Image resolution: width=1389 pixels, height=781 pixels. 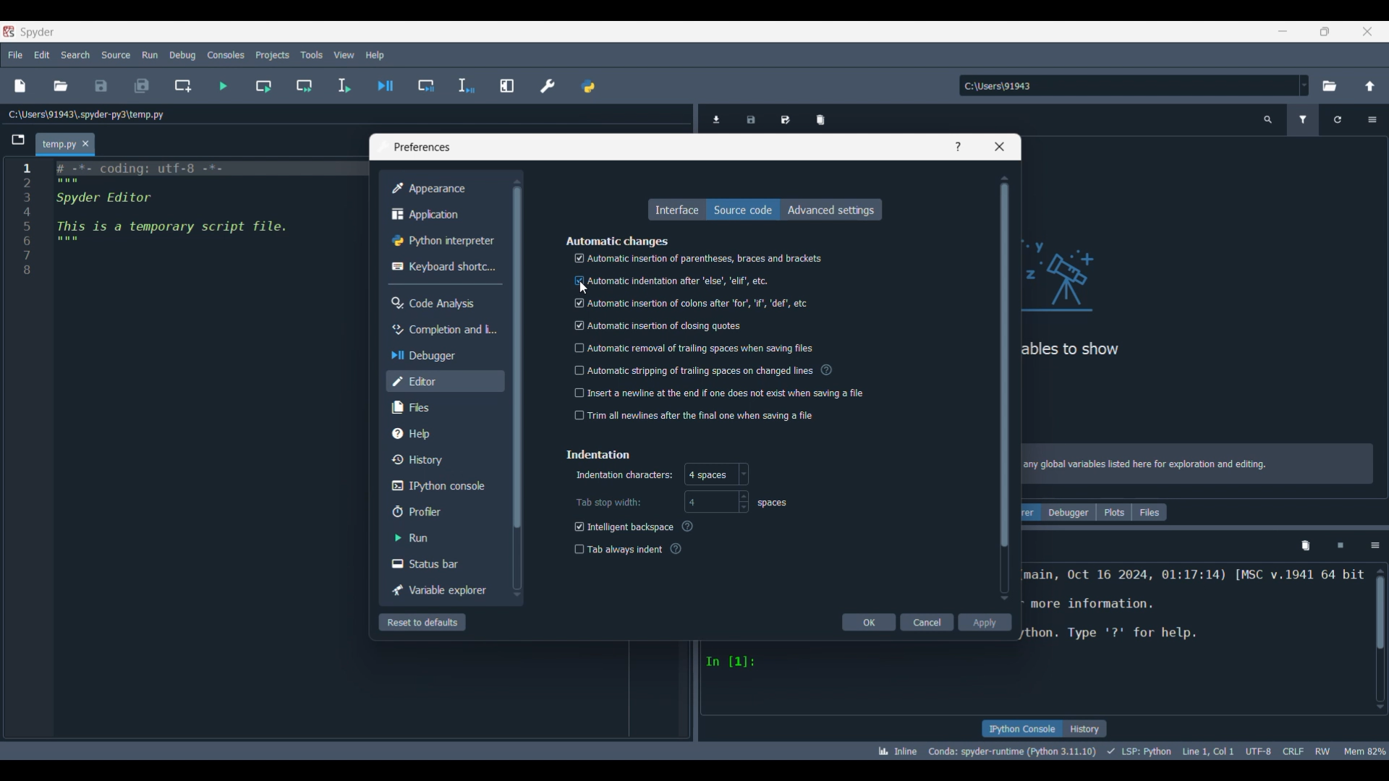 I want to click on Keyboard shortcuts, so click(x=443, y=268).